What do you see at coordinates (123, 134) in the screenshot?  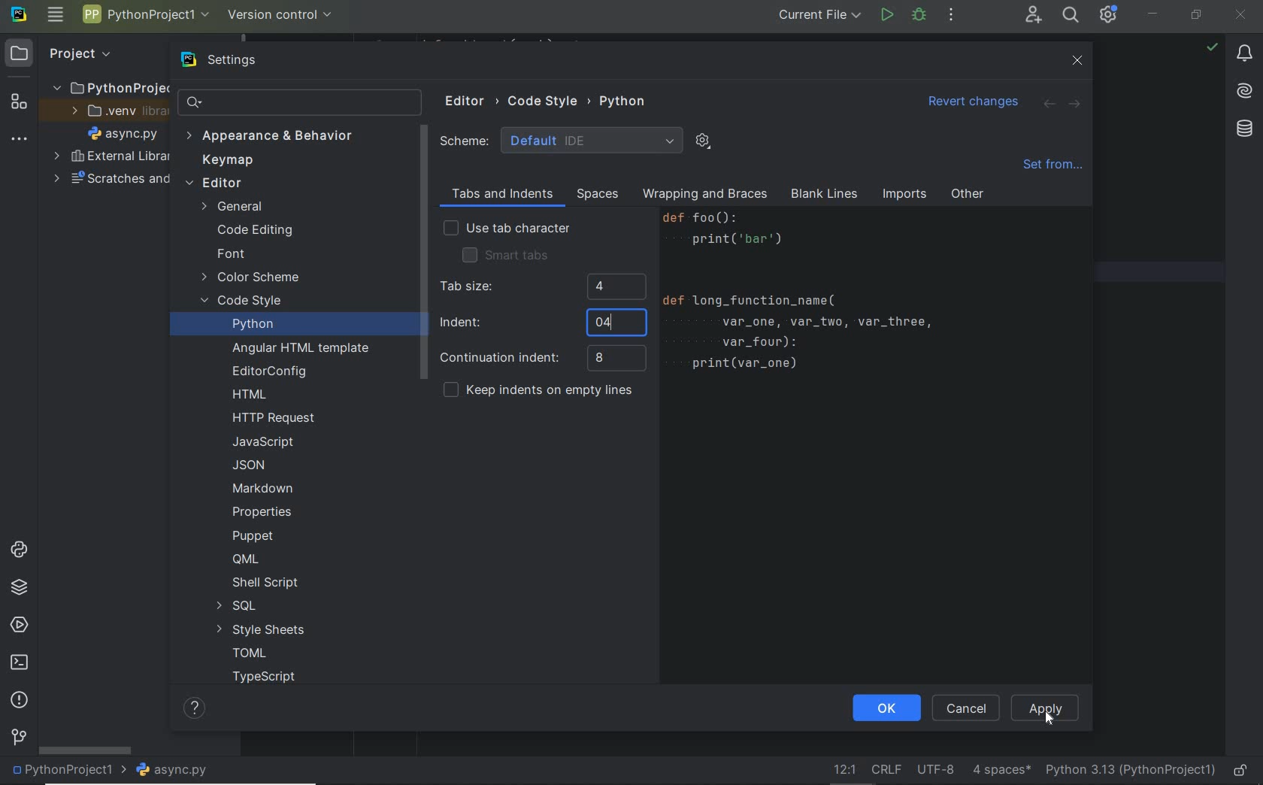 I see `project files` at bounding box center [123, 134].